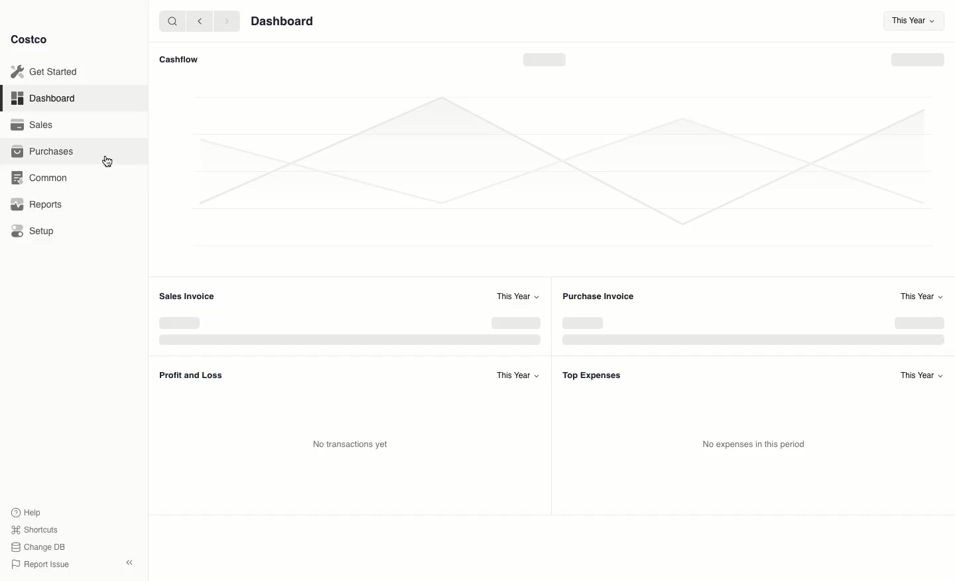  Describe the element at coordinates (754, 444) in the screenshot. I see `No expenses in this period` at that location.